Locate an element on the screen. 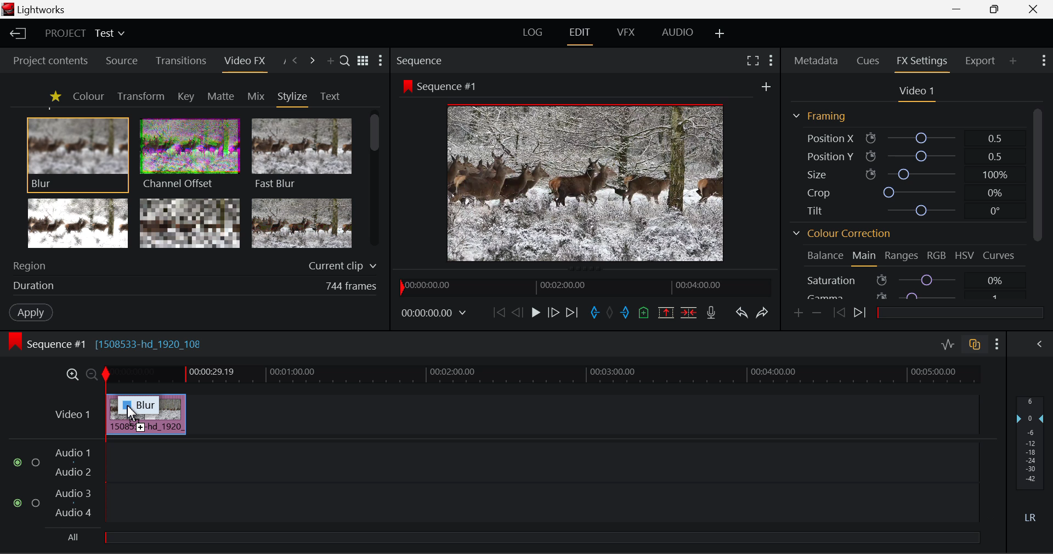  Window Title is located at coordinates (37, 10).